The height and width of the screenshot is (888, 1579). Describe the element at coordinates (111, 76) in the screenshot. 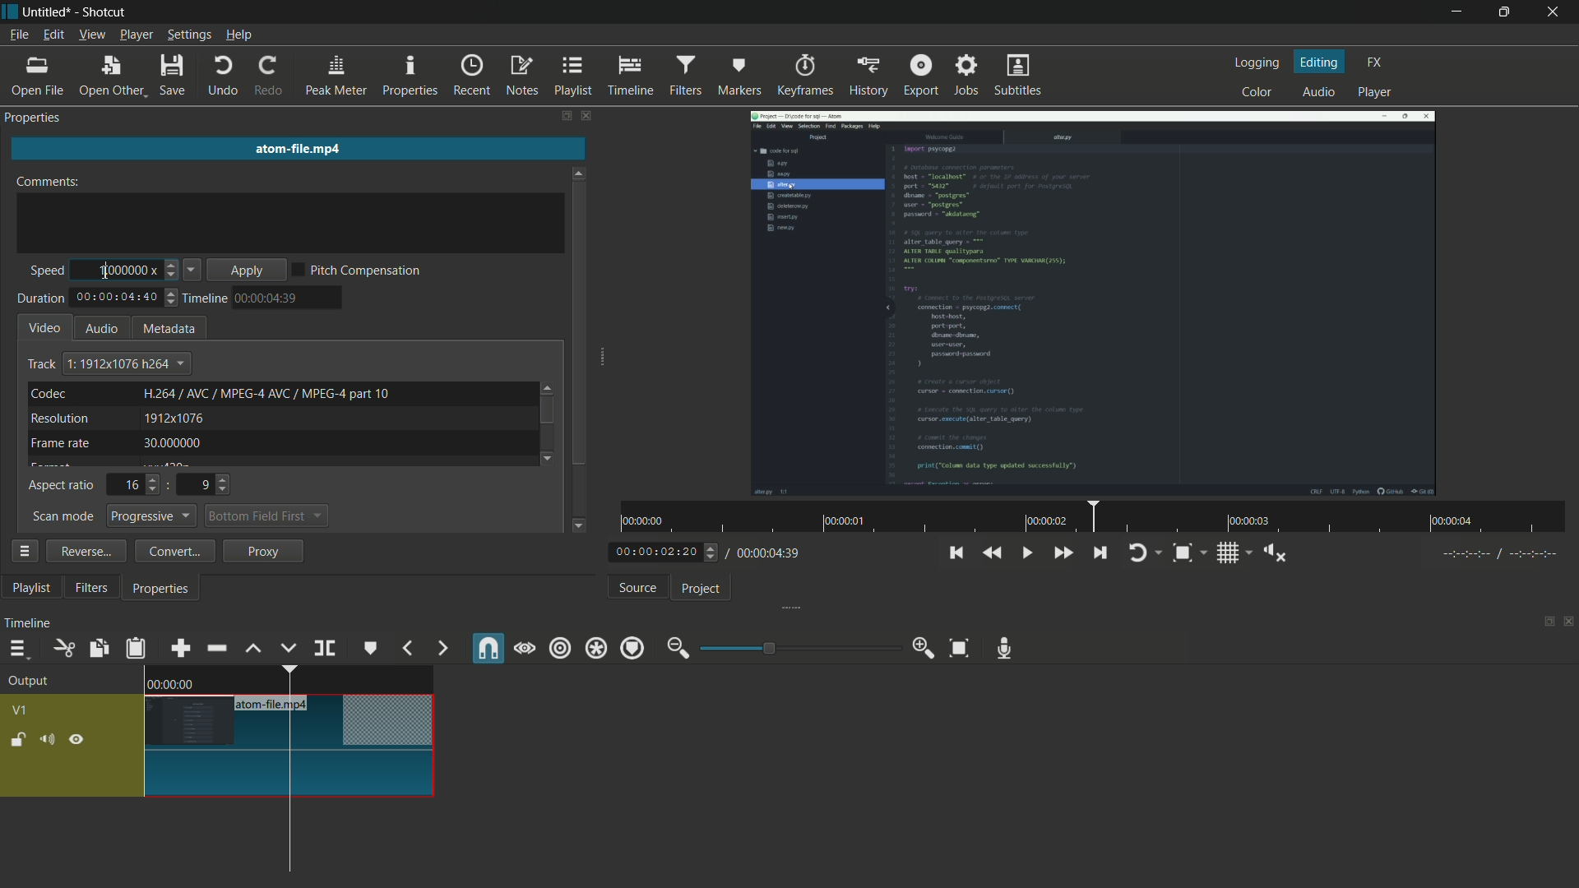

I see `open other` at that location.